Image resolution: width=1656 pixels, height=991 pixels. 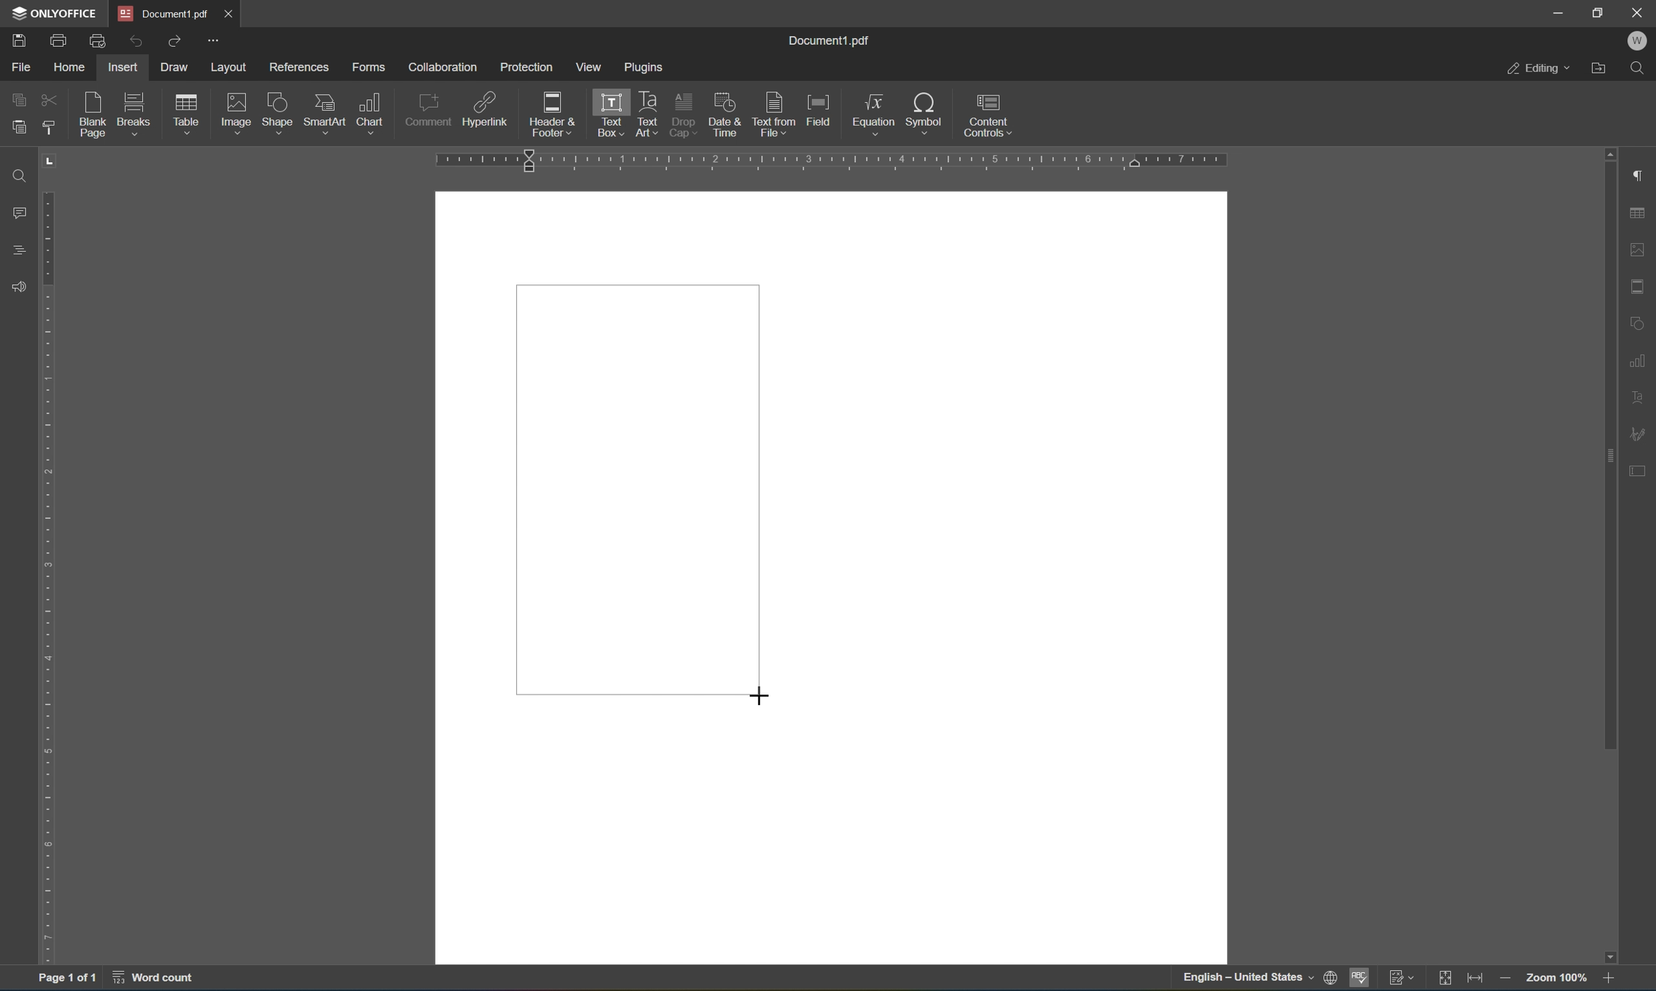 I want to click on Redo, so click(x=172, y=40).